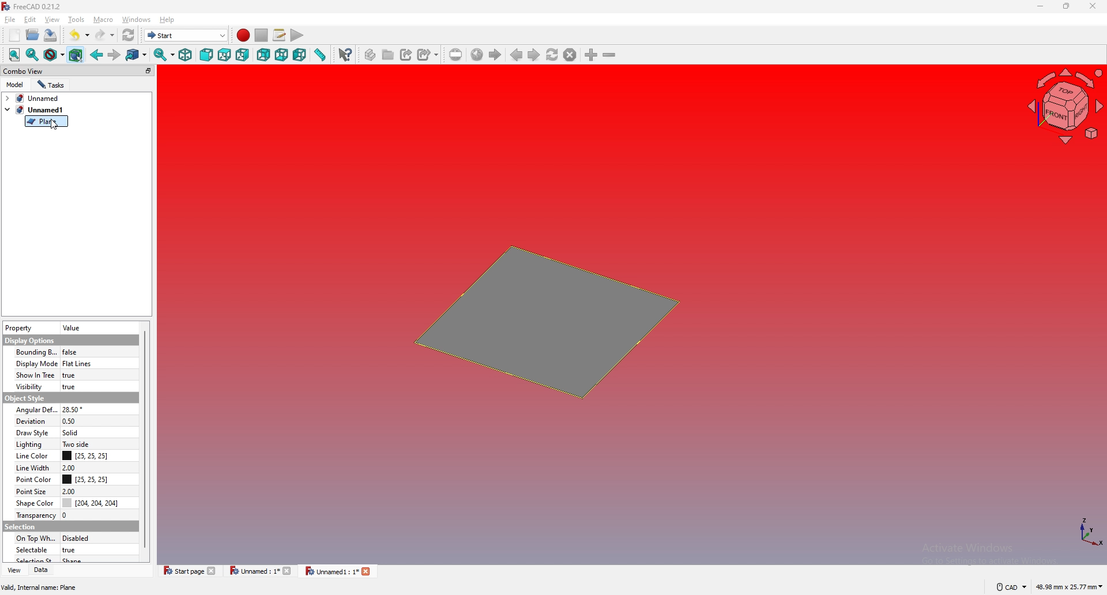 This screenshot has width=1107, height=595. I want to click on model, so click(16, 85).